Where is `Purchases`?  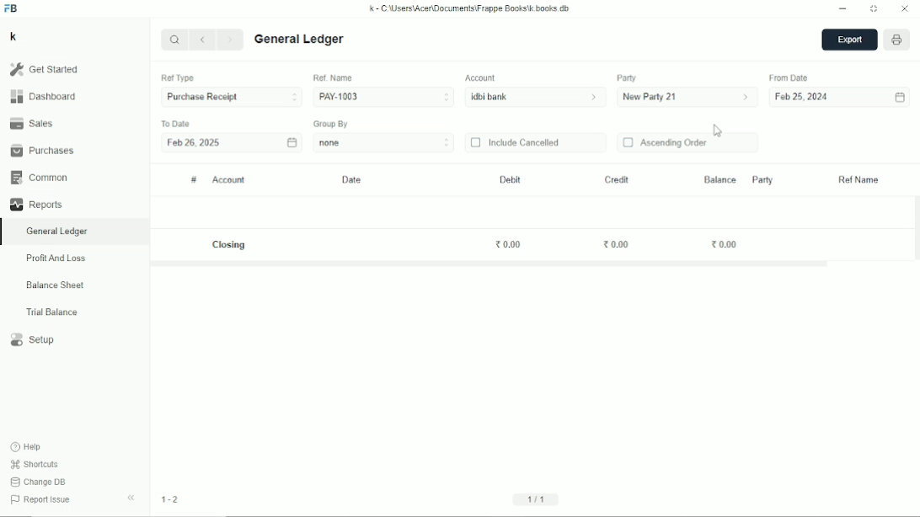
Purchases is located at coordinates (42, 150).